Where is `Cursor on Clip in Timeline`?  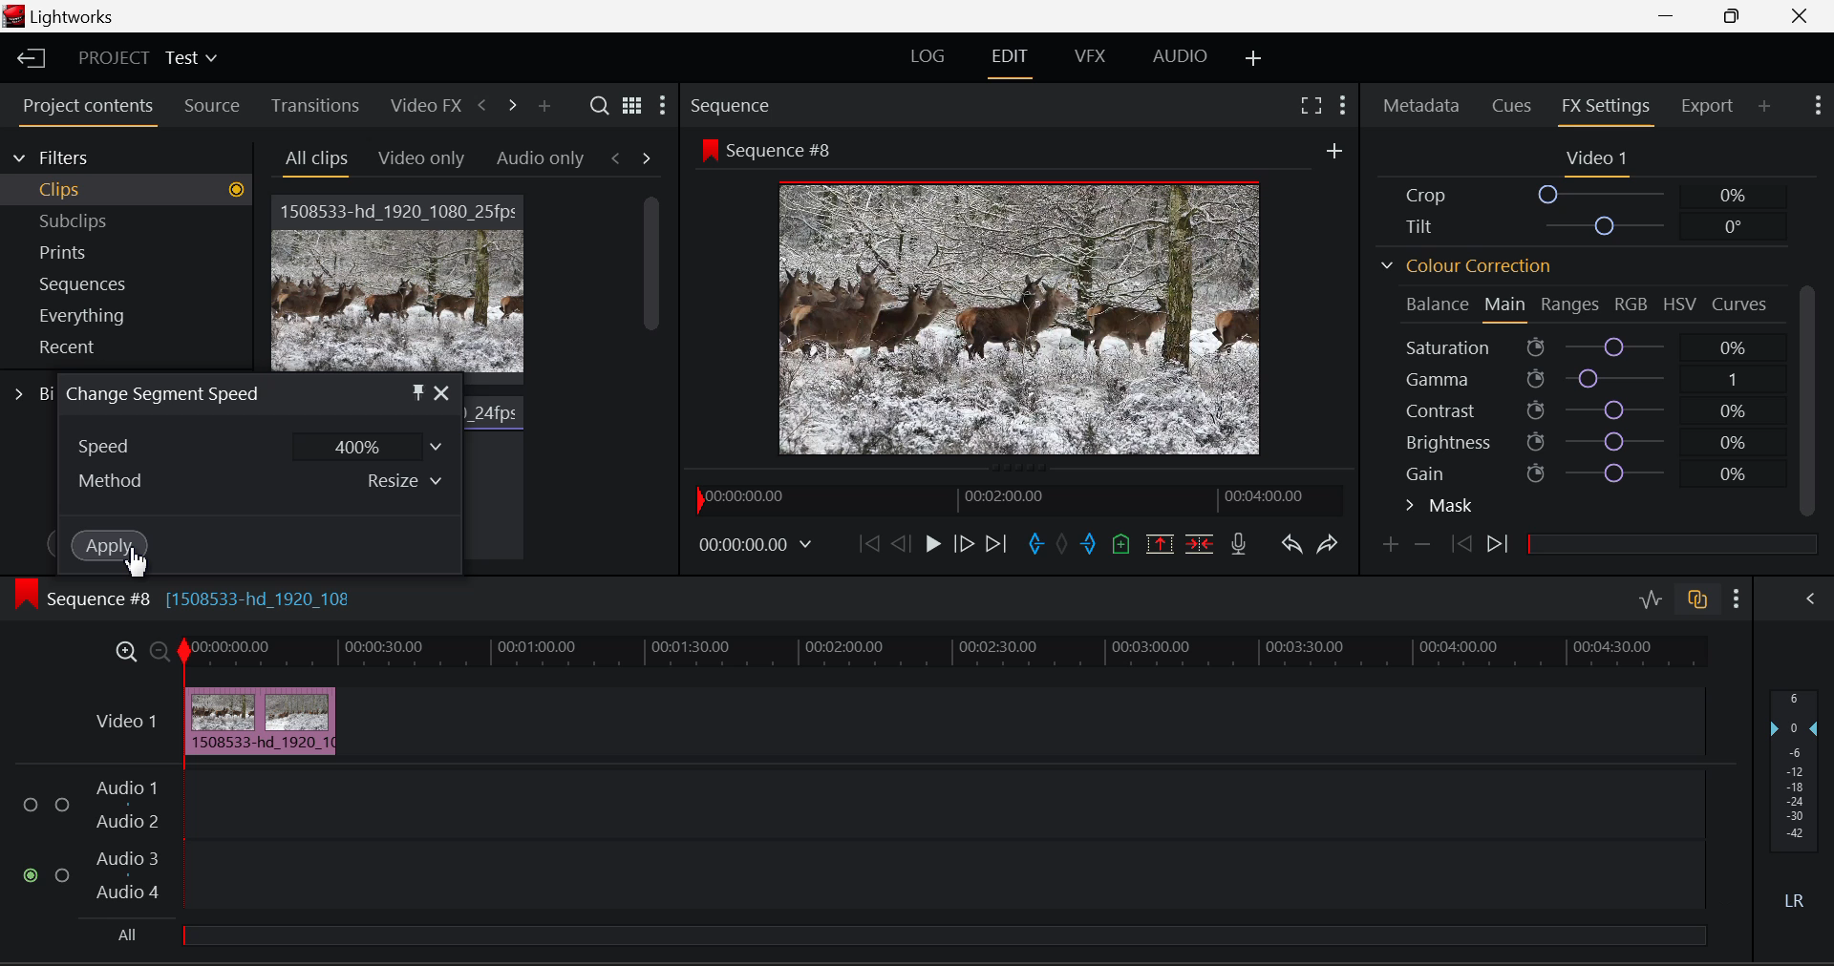 Cursor on Clip in Timeline is located at coordinates (259, 722).